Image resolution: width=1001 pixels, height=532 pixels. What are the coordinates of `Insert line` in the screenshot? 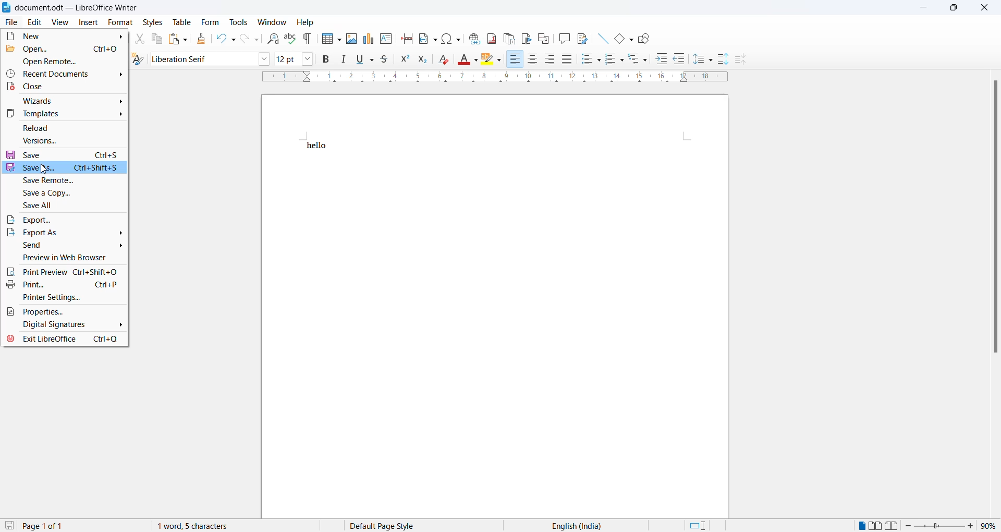 It's located at (602, 39).